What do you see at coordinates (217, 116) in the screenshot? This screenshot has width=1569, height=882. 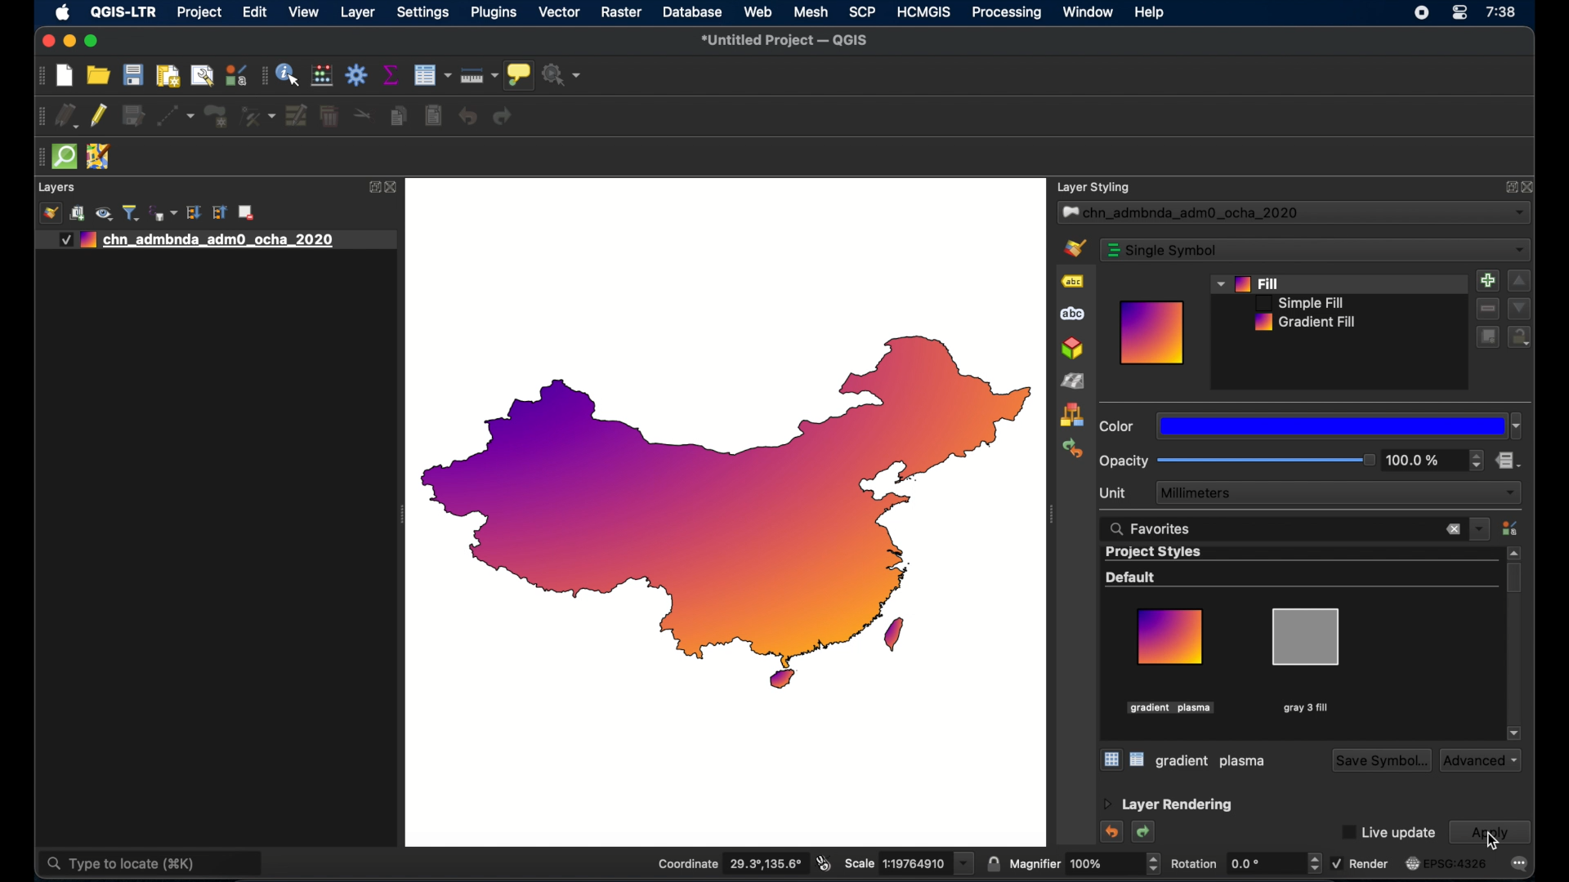 I see `polygon feature` at bounding box center [217, 116].